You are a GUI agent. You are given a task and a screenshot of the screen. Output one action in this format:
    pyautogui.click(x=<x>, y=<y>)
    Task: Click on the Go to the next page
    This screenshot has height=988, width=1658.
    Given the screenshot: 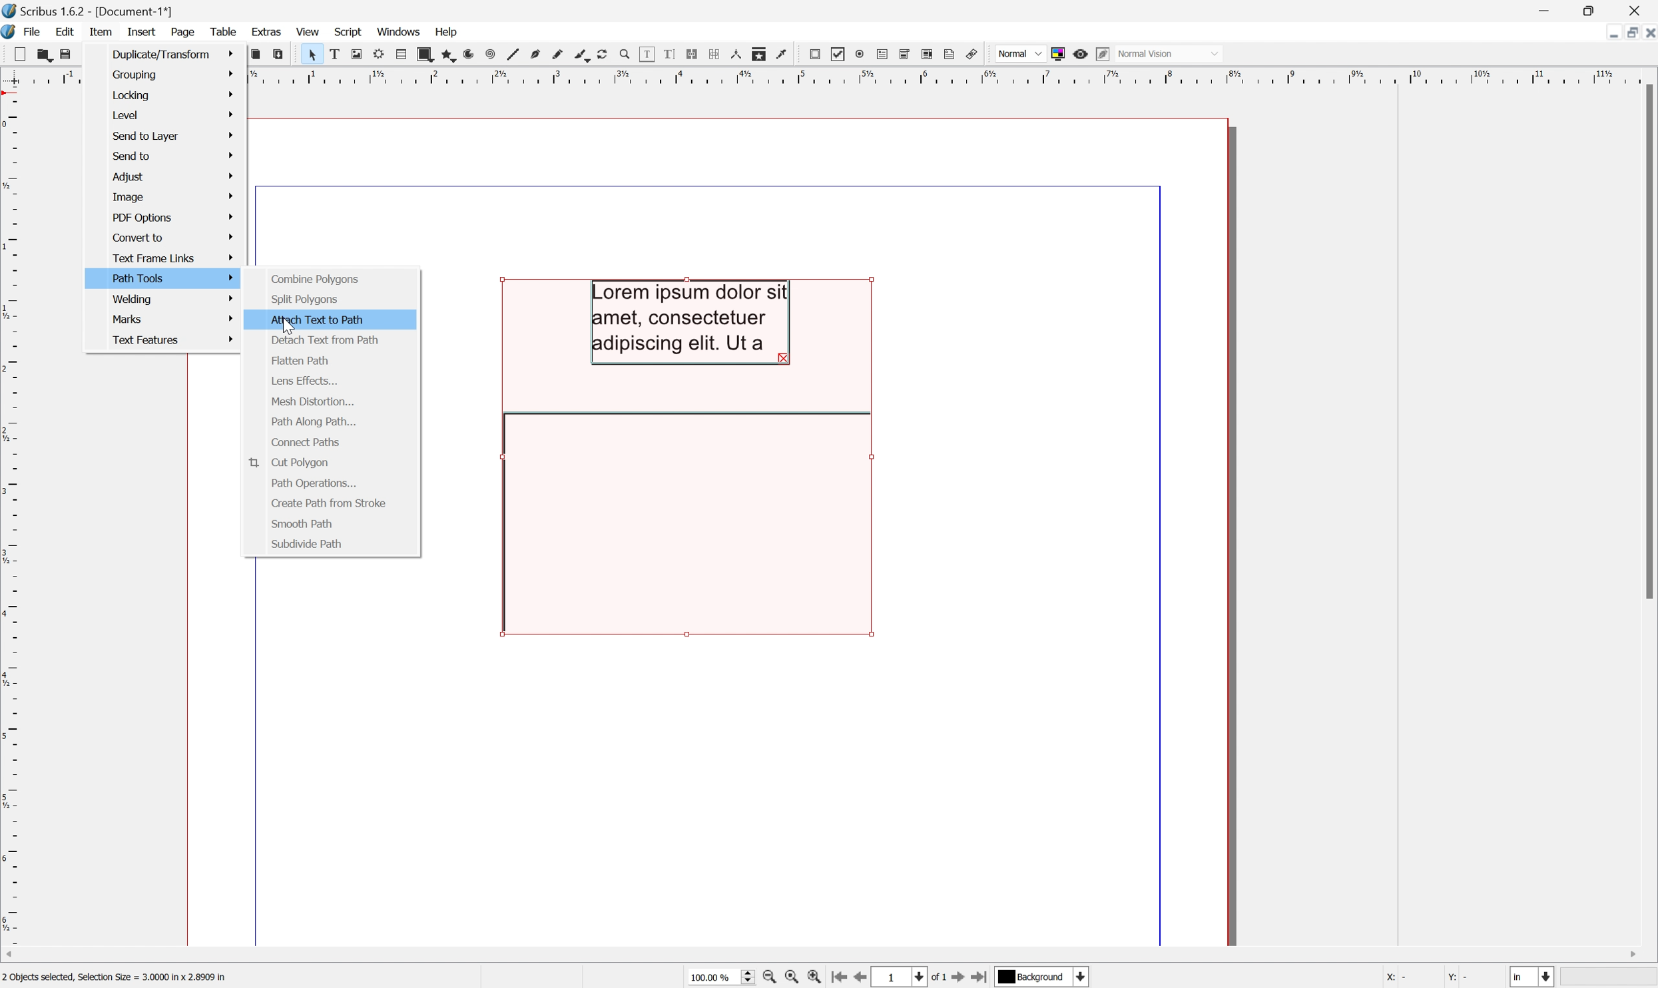 What is the action you would take?
    pyautogui.click(x=958, y=977)
    